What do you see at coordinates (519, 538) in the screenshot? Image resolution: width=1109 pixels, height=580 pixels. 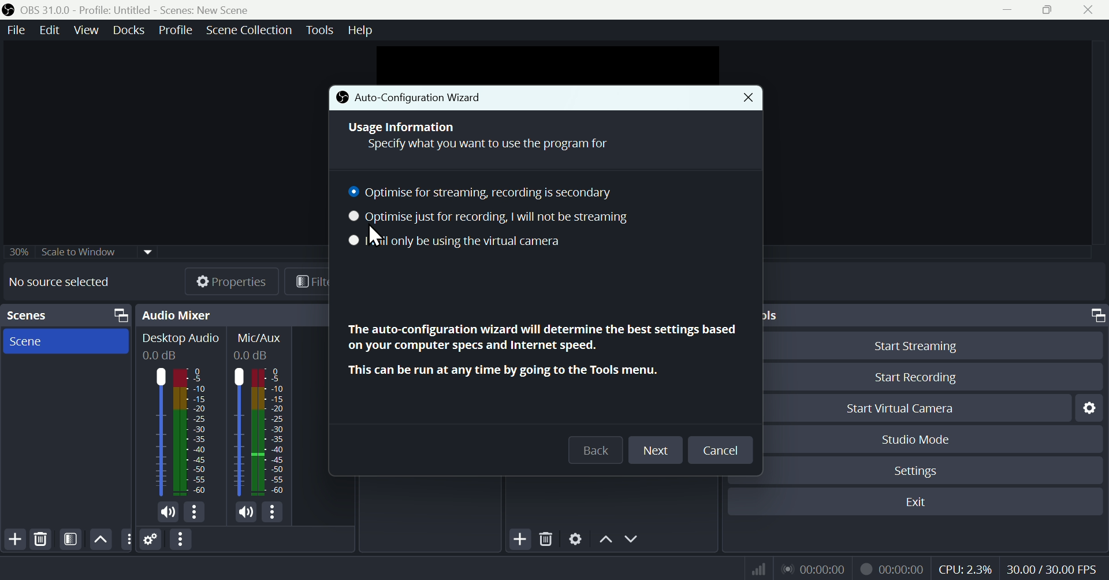 I see `Add` at bounding box center [519, 538].